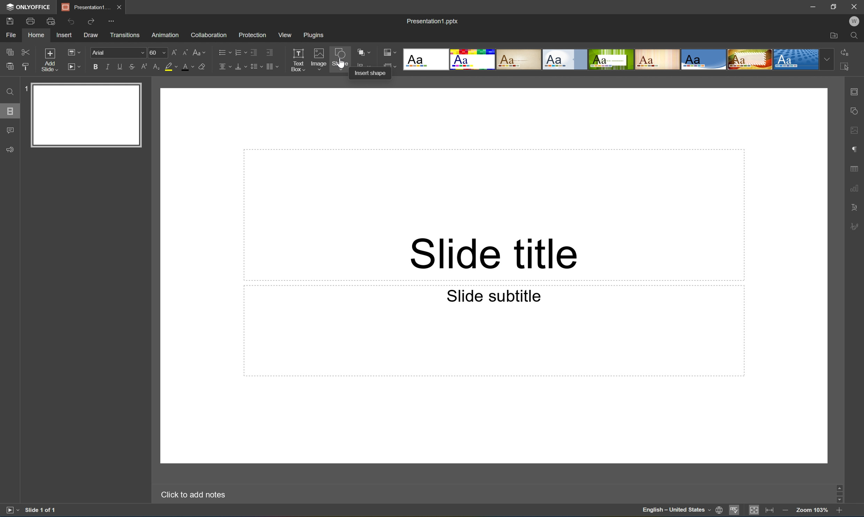  Describe the element at coordinates (255, 67) in the screenshot. I see `Line spacing` at that location.